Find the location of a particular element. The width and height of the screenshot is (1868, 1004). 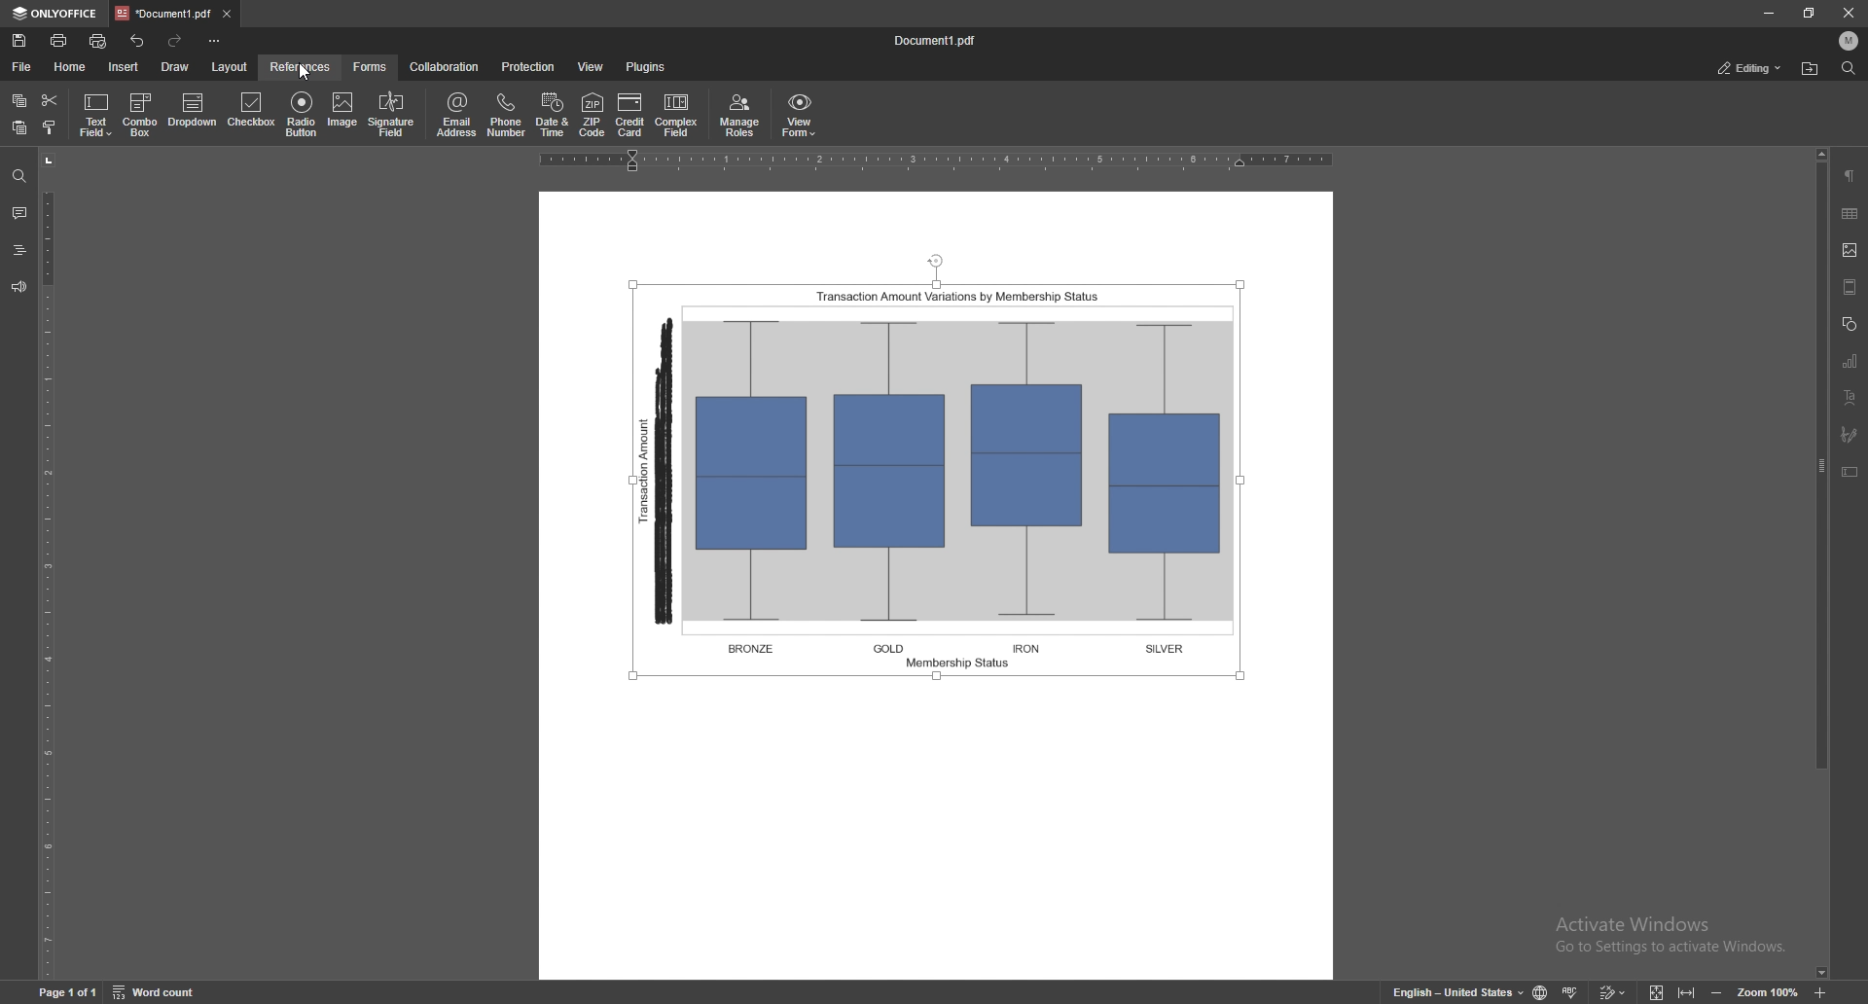

combo box is located at coordinates (139, 114).